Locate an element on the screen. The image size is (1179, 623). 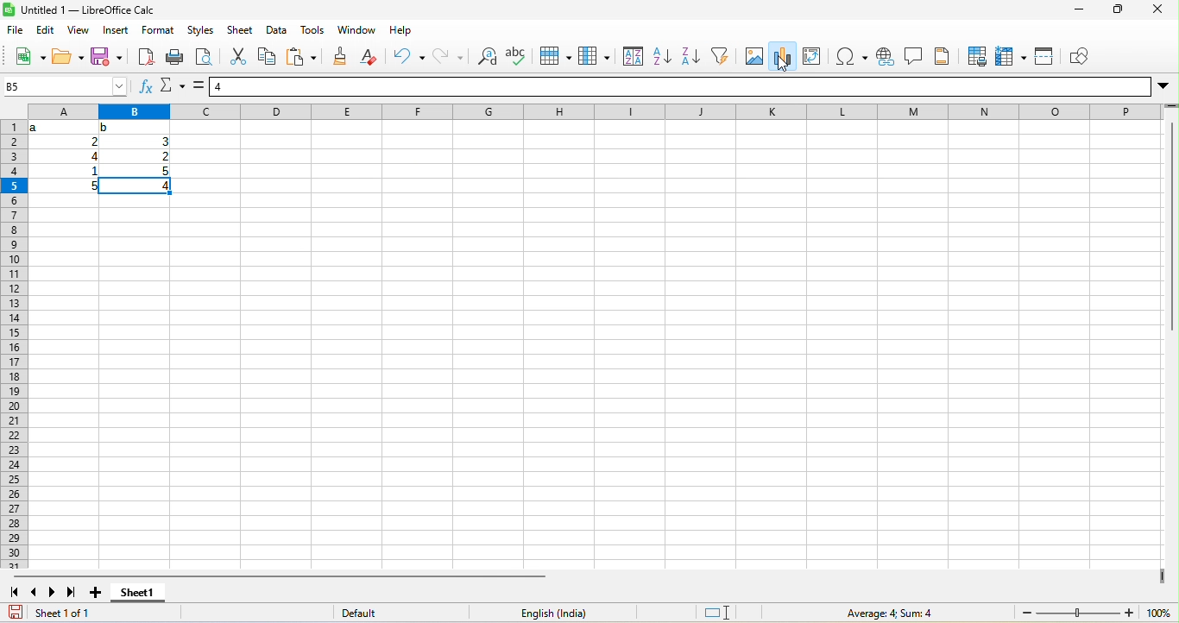
show draw function is located at coordinates (1079, 58).